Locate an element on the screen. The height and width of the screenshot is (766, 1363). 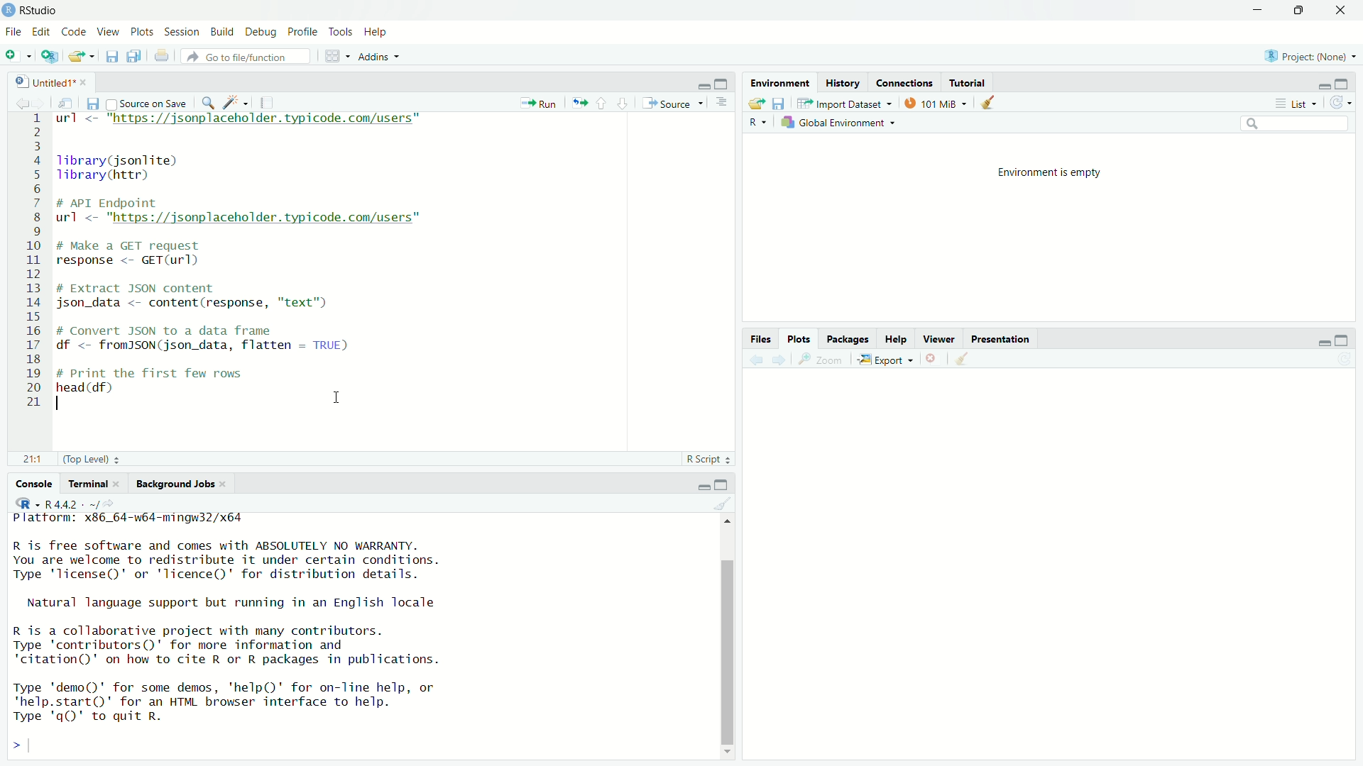
Move right is located at coordinates (23, 747).